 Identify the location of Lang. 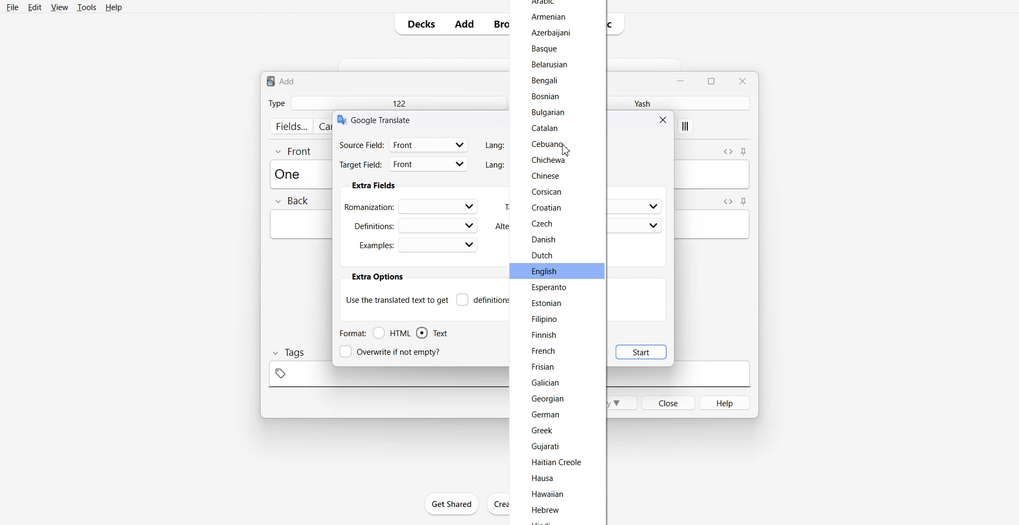
(496, 165).